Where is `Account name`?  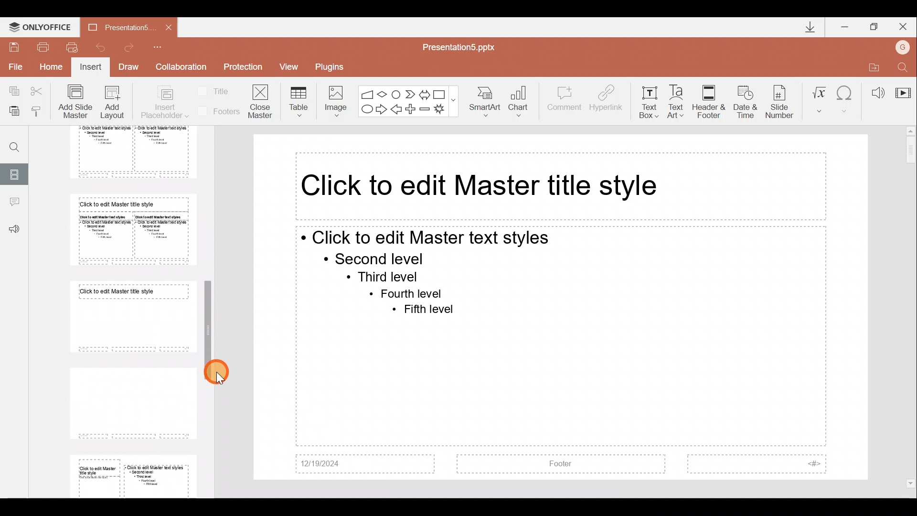
Account name is located at coordinates (905, 46).